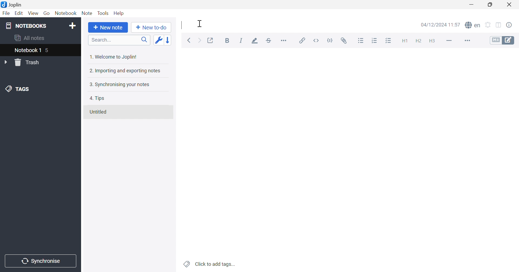 The width and height of the screenshot is (519, 272). What do you see at coordinates (449, 41) in the screenshot?
I see `Horizontal Line` at bounding box center [449, 41].